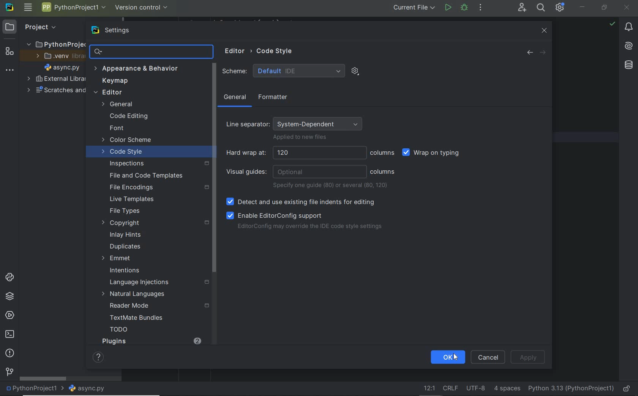 The height and width of the screenshot is (396, 638). Describe the element at coordinates (9, 353) in the screenshot. I see `problems` at that location.